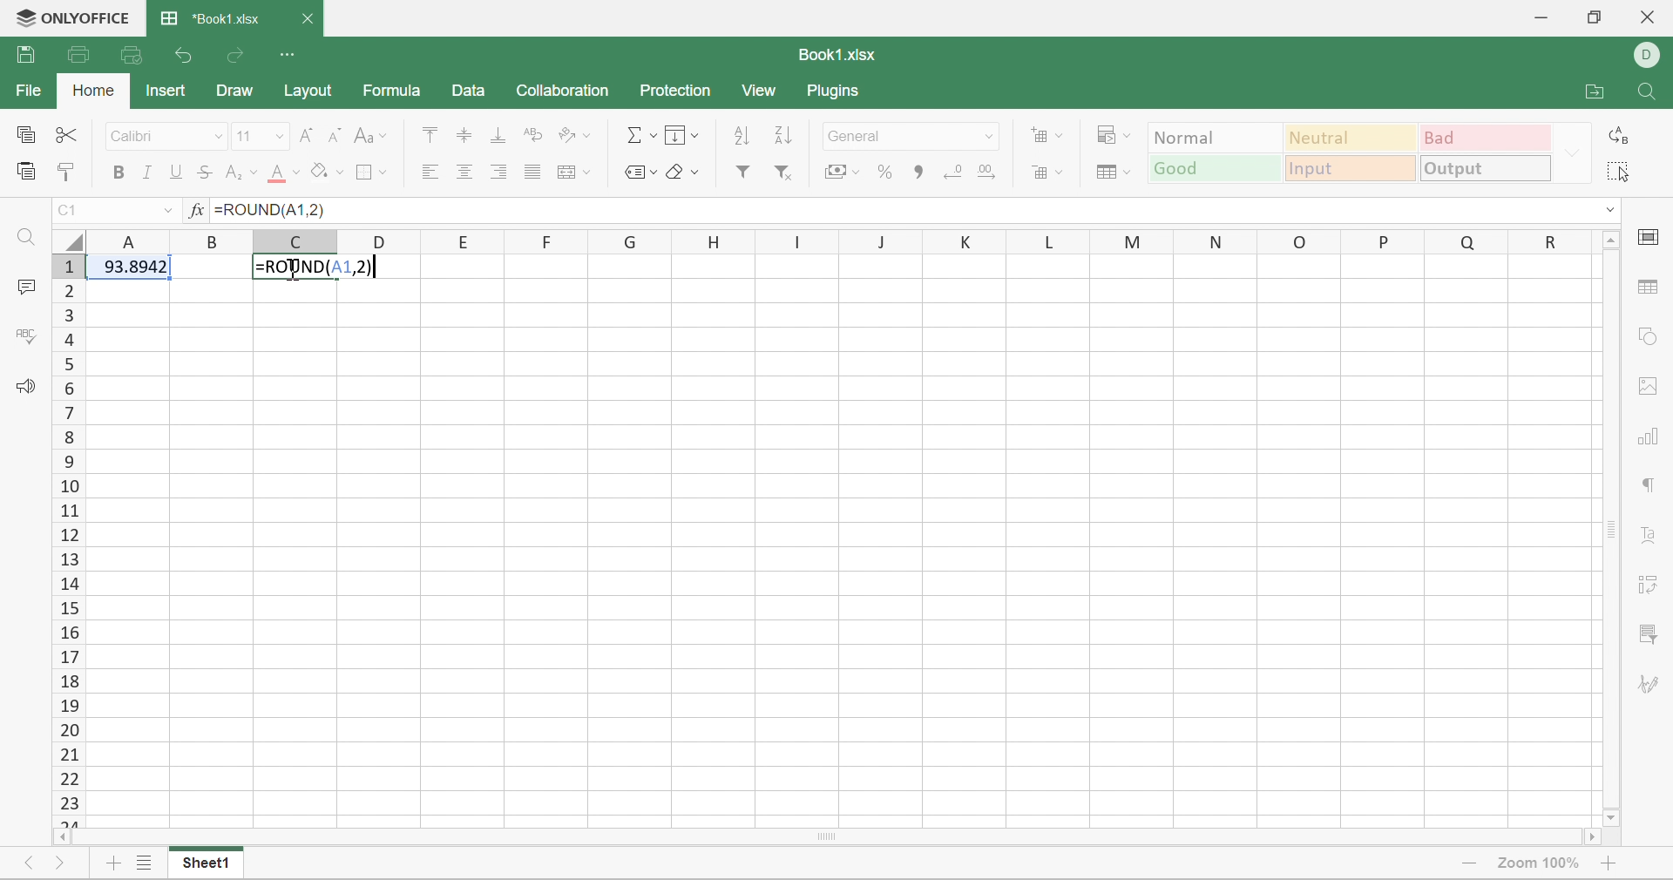 This screenshot has height=880, width=1673. What do you see at coordinates (531, 173) in the screenshot?
I see `Justified` at bounding box center [531, 173].